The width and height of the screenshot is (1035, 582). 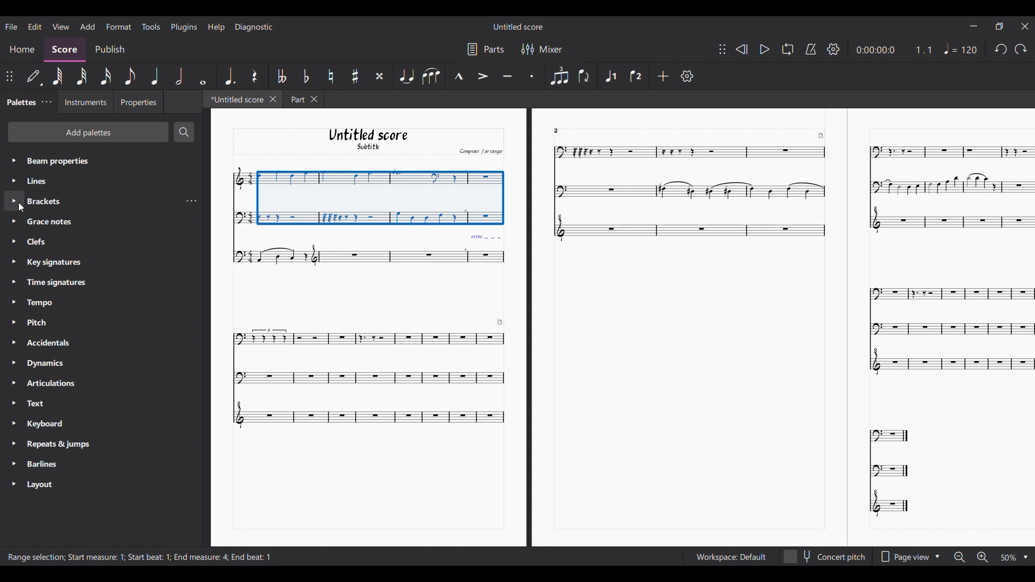 What do you see at coordinates (11, 344) in the screenshot?
I see `` at bounding box center [11, 344].